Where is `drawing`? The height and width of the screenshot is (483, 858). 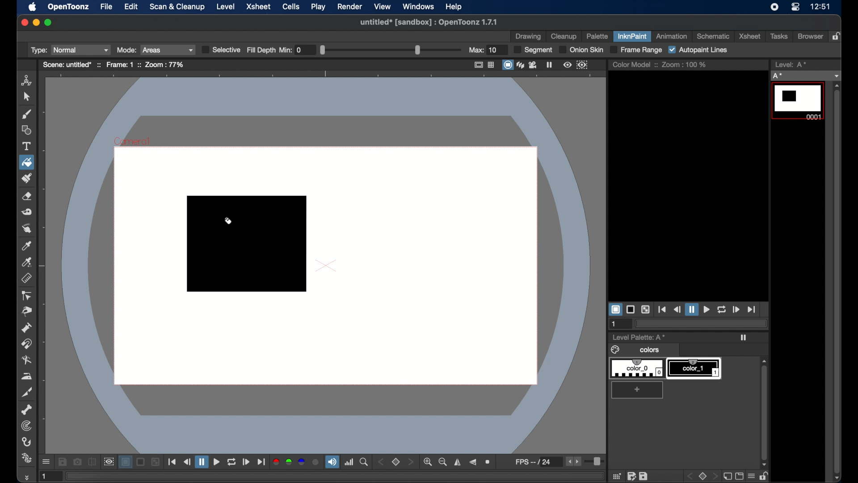
drawing is located at coordinates (528, 37).